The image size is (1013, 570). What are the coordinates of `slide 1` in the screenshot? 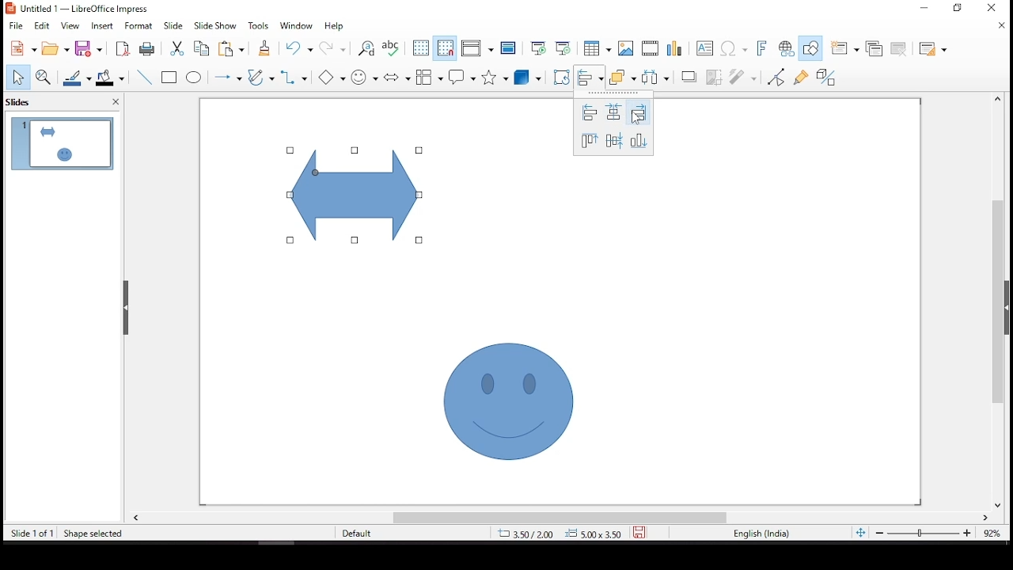 It's located at (63, 143).